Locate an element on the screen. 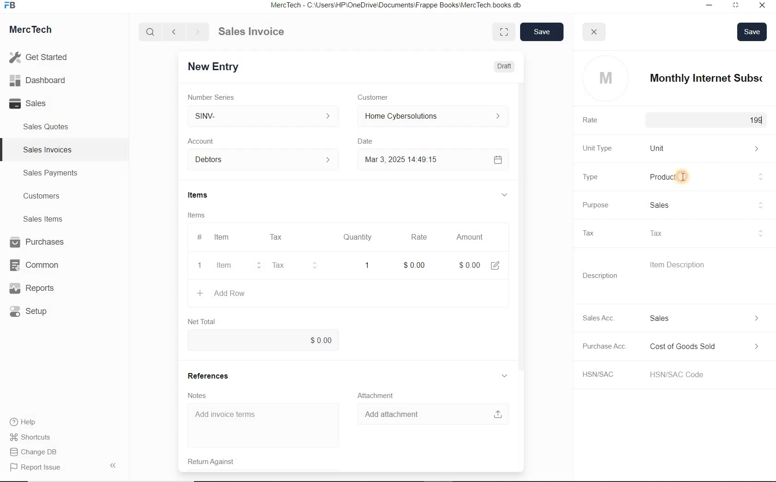 Image resolution: width=776 pixels, height=482 pixels. Reports is located at coordinates (39, 289).